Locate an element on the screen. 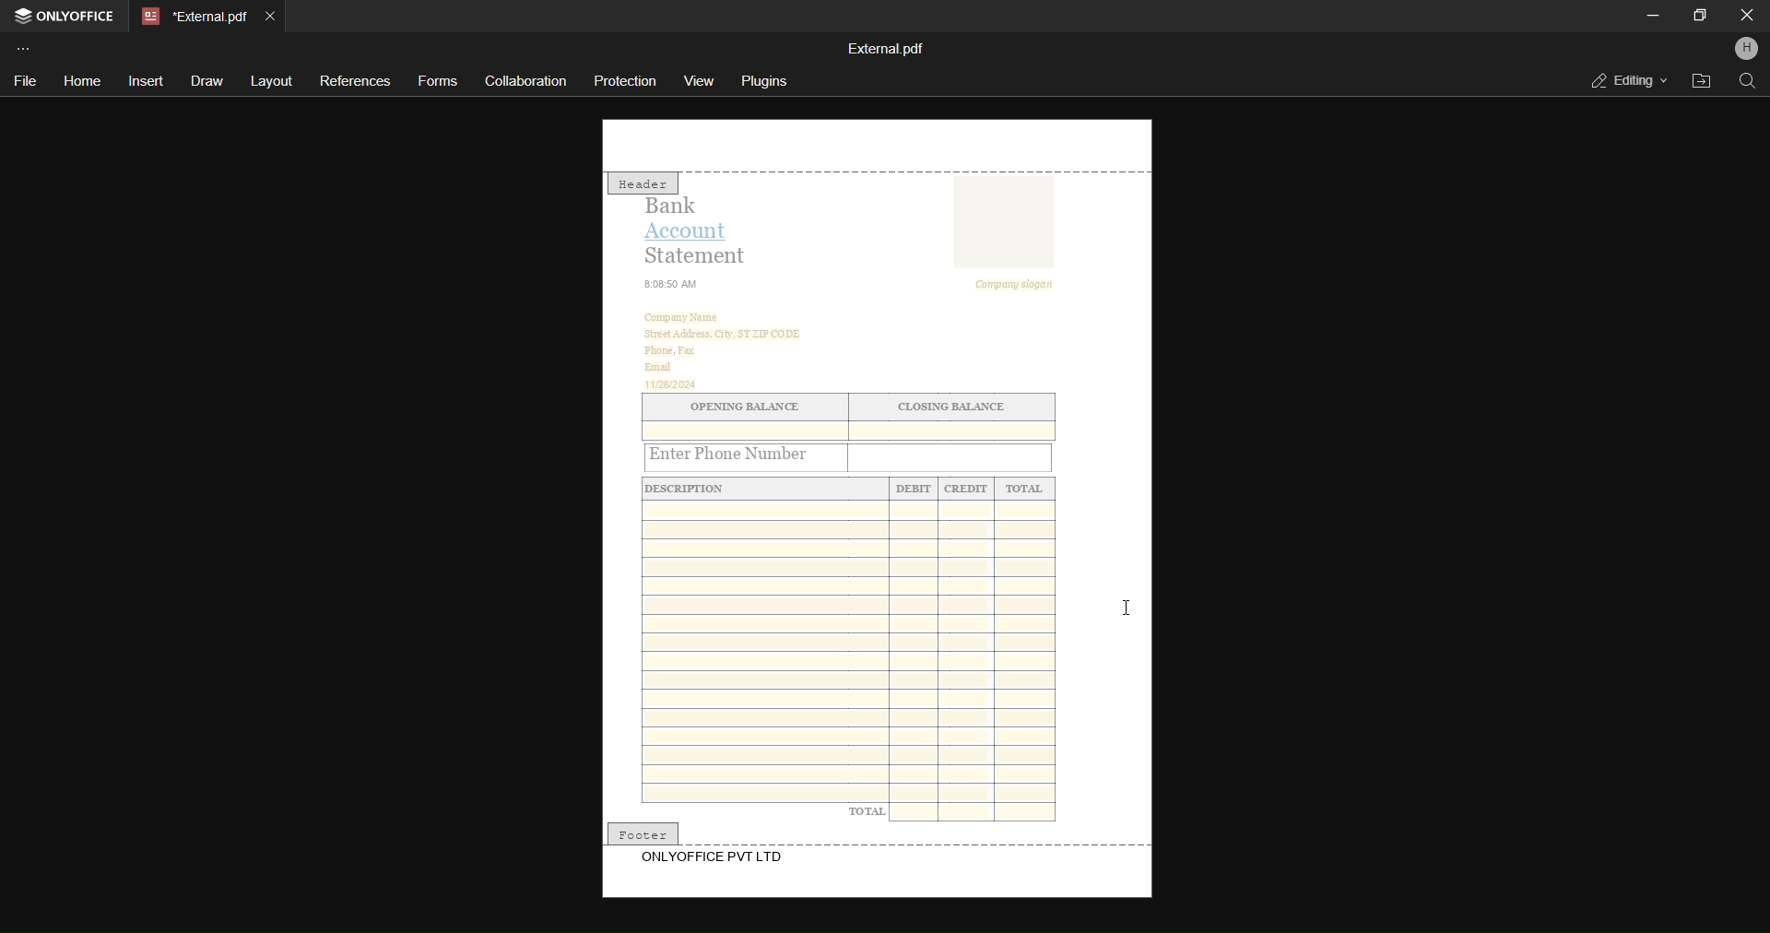  close current open tab is located at coordinates (276, 13).